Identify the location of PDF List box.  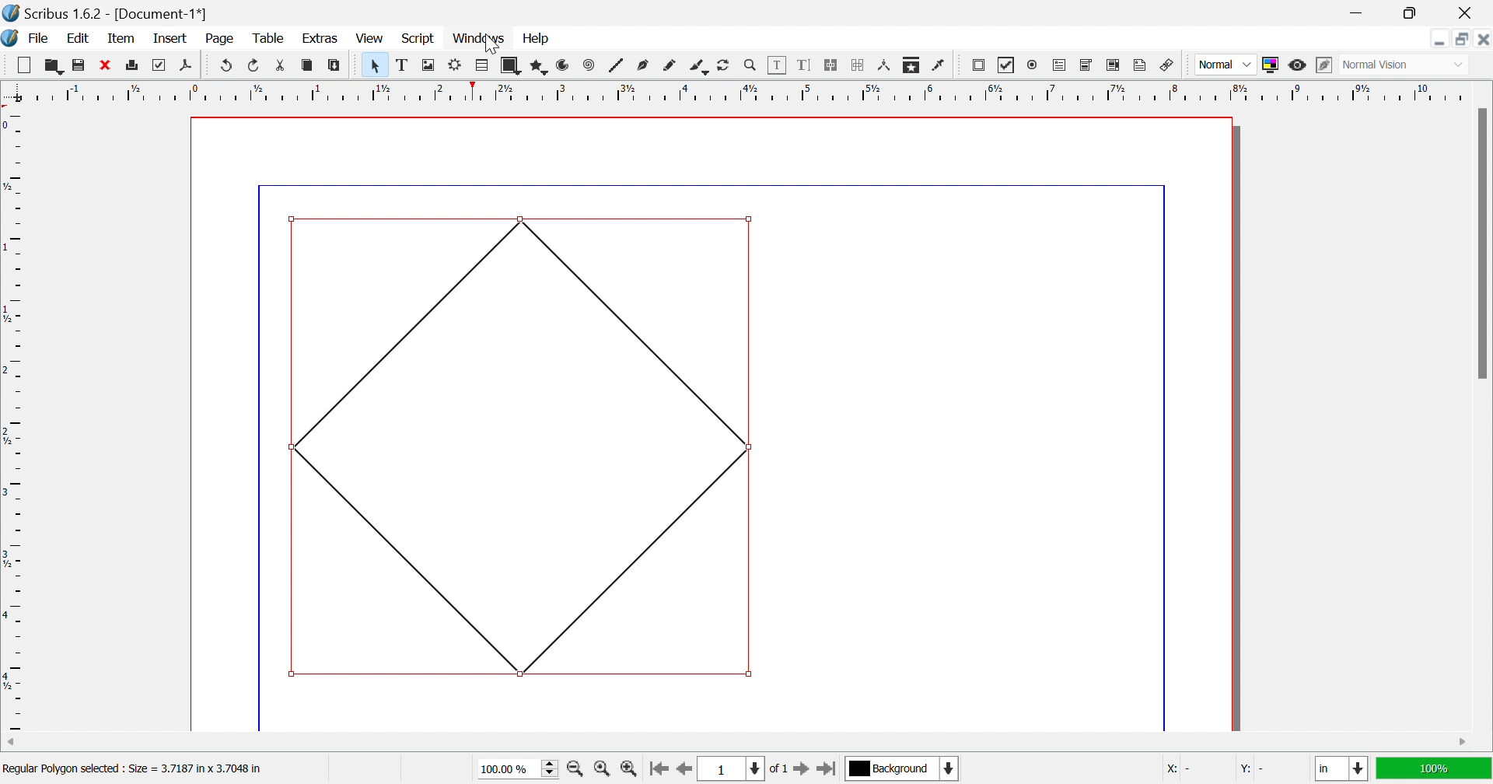
(1114, 65).